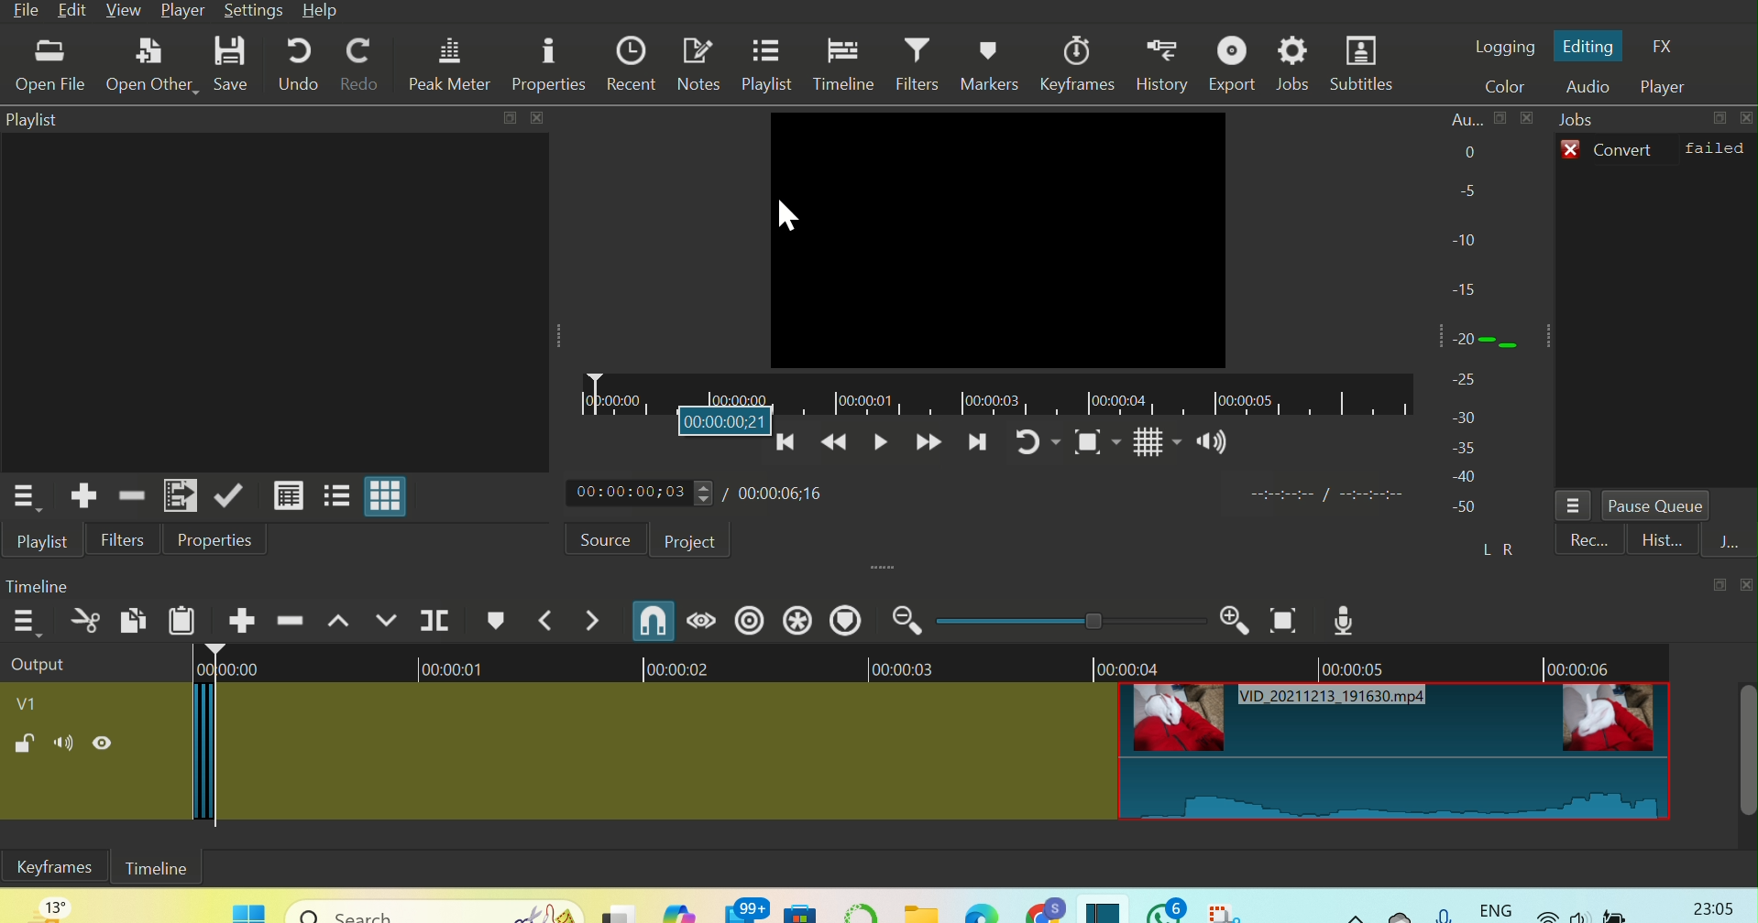 This screenshot has width=1758, height=923. What do you see at coordinates (1096, 444) in the screenshot?
I see `Snap` at bounding box center [1096, 444].